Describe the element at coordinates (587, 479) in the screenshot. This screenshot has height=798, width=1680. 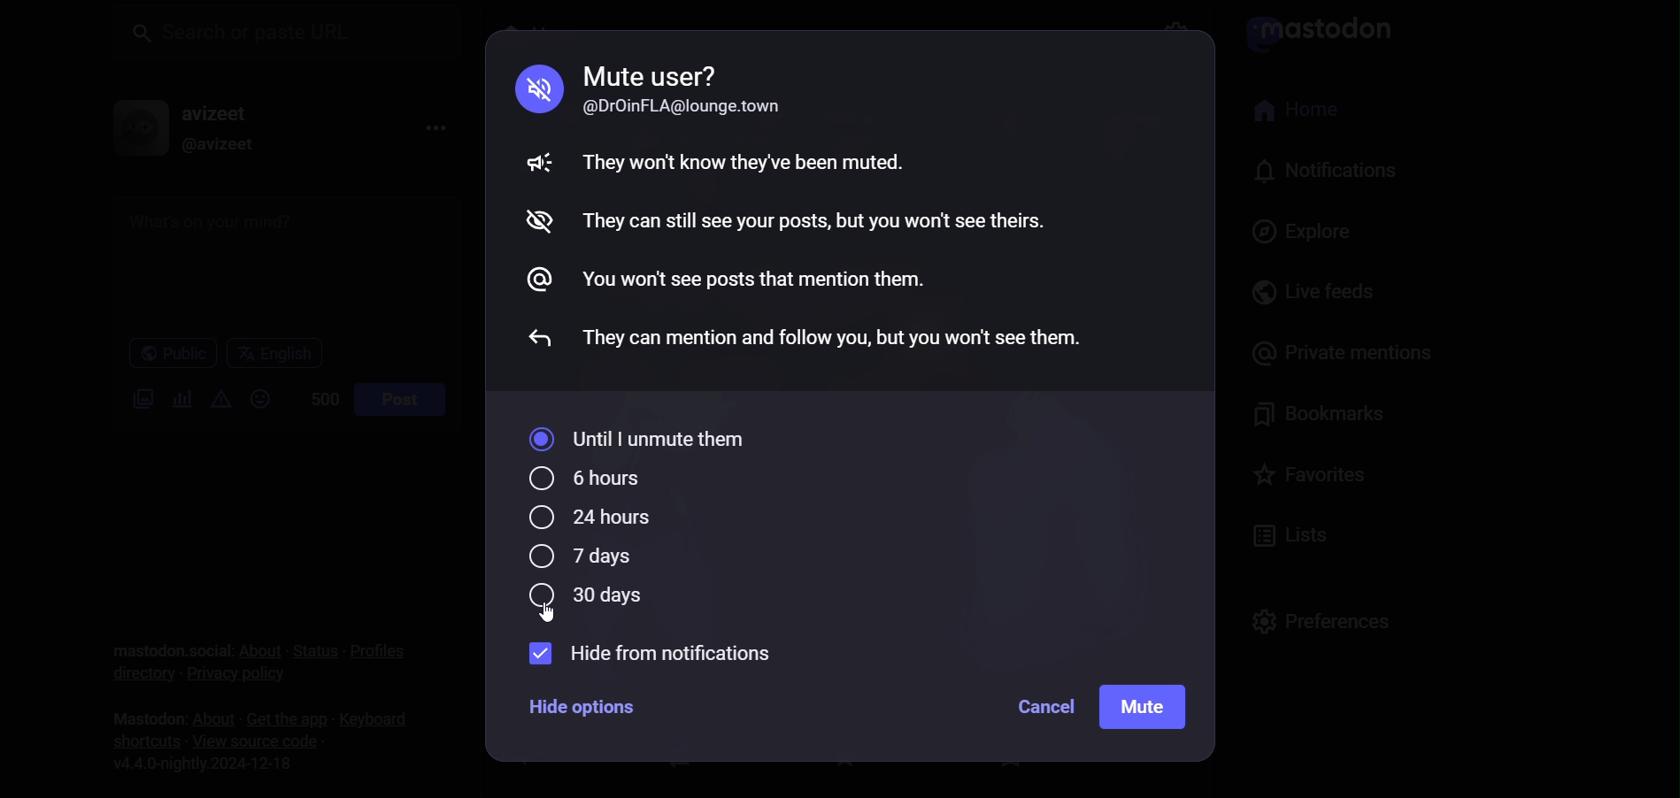
I see `6 hours` at that location.